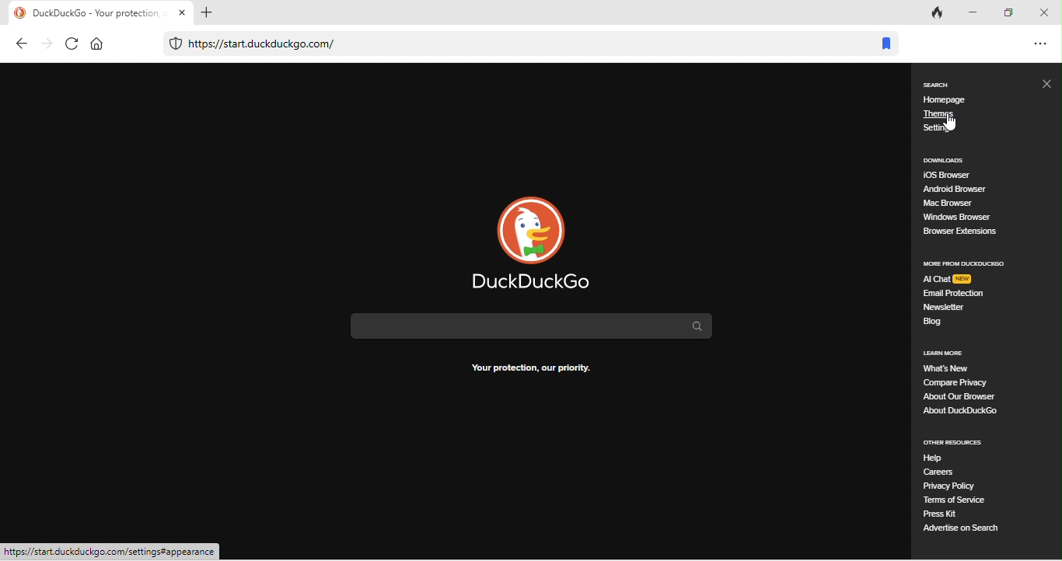  Describe the element at coordinates (512, 45) in the screenshot. I see `web link` at that location.